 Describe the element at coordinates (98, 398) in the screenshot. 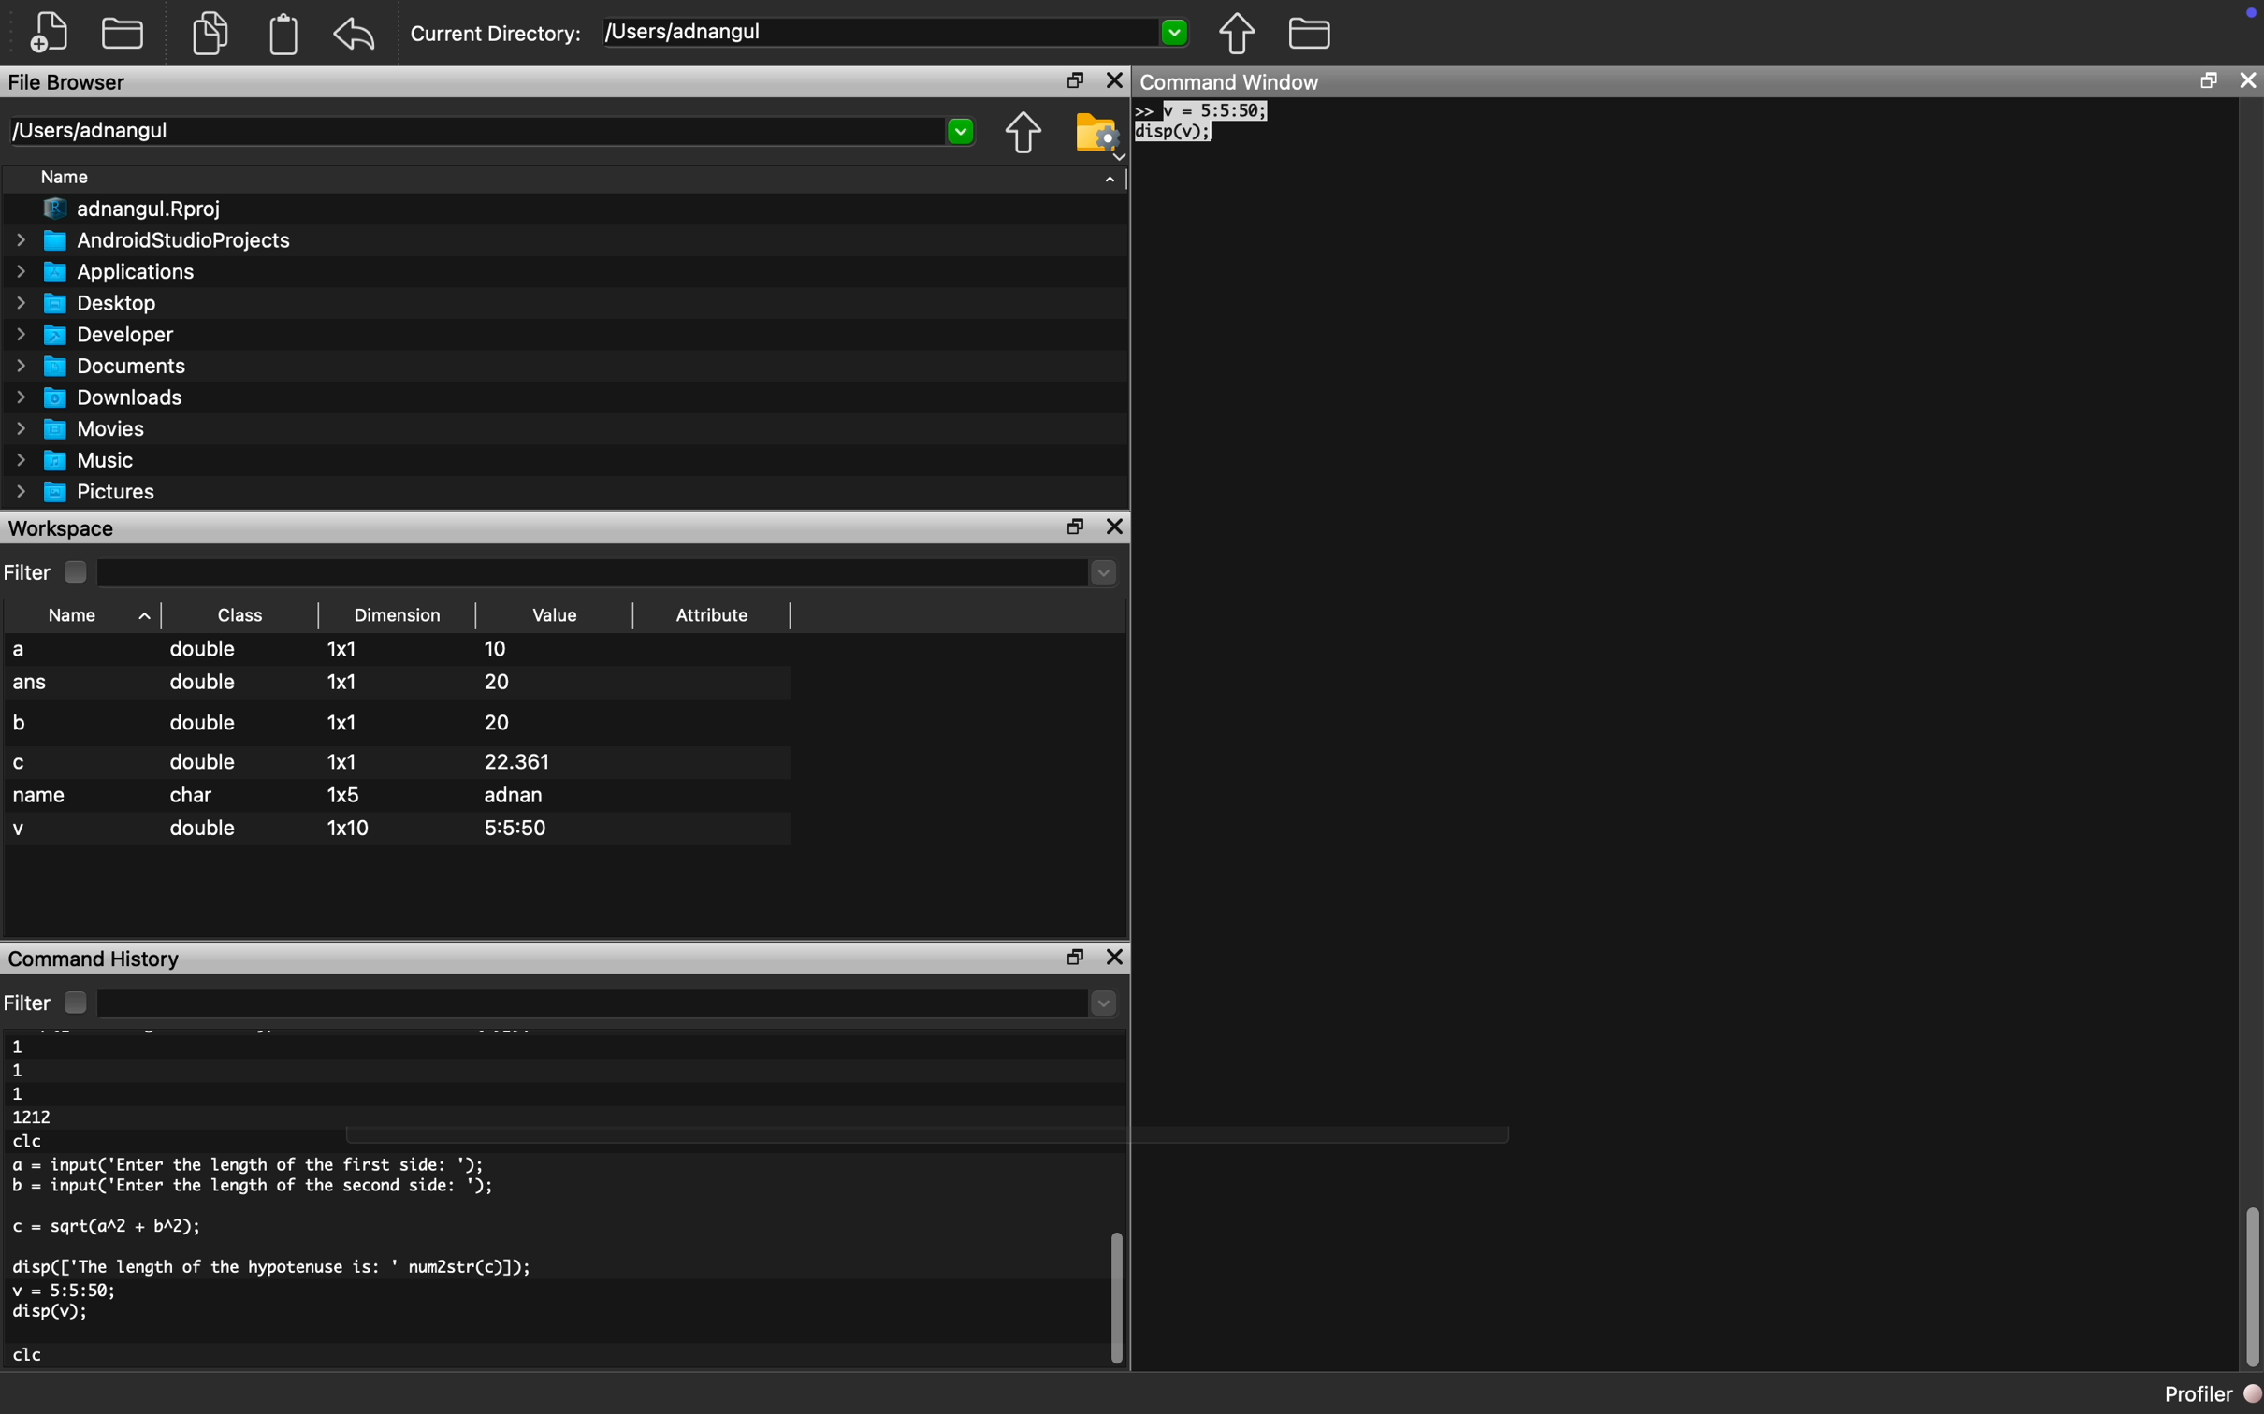

I see `Downloads` at that location.